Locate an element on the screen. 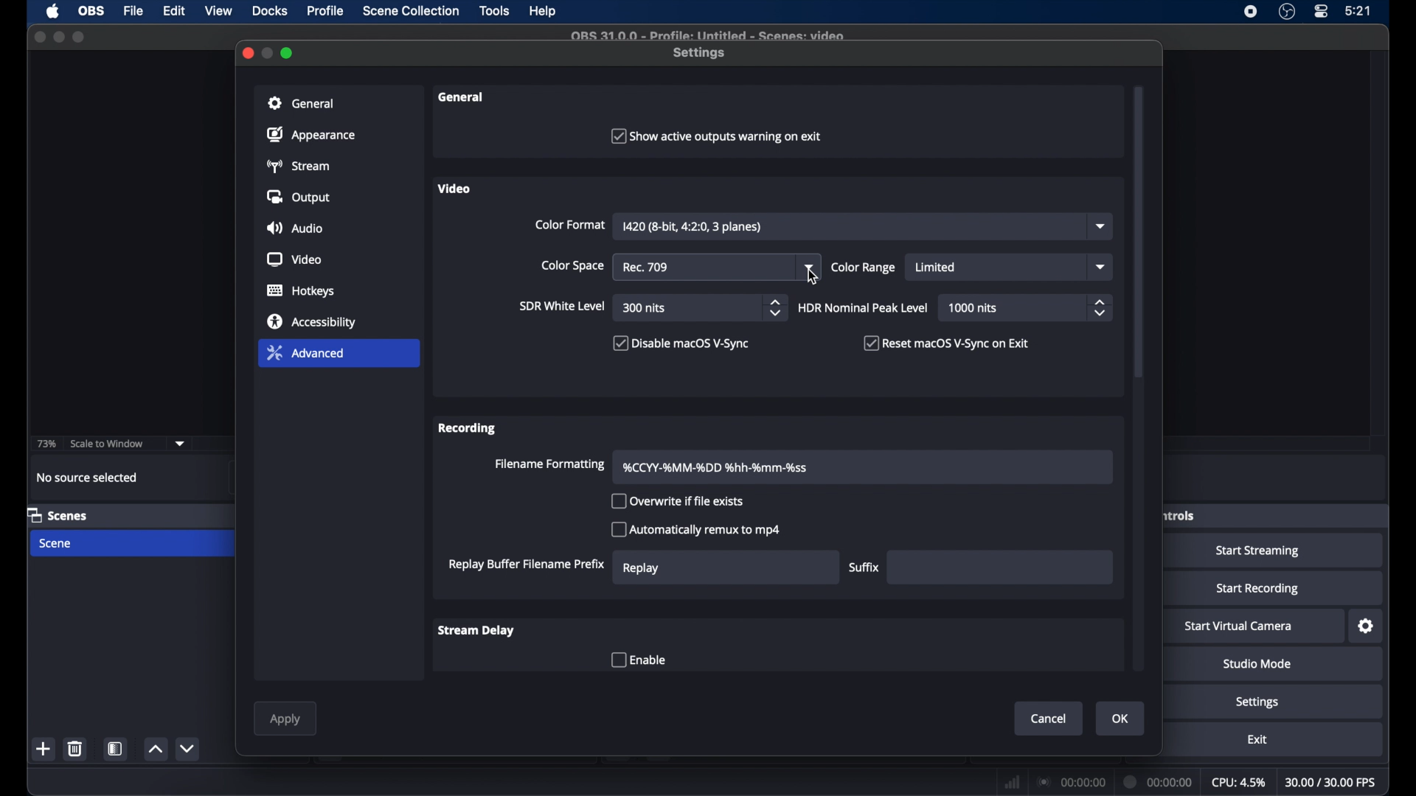 Image resolution: width=1416 pixels, height=796 pixels. duration is located at coordinates (1159, 781).